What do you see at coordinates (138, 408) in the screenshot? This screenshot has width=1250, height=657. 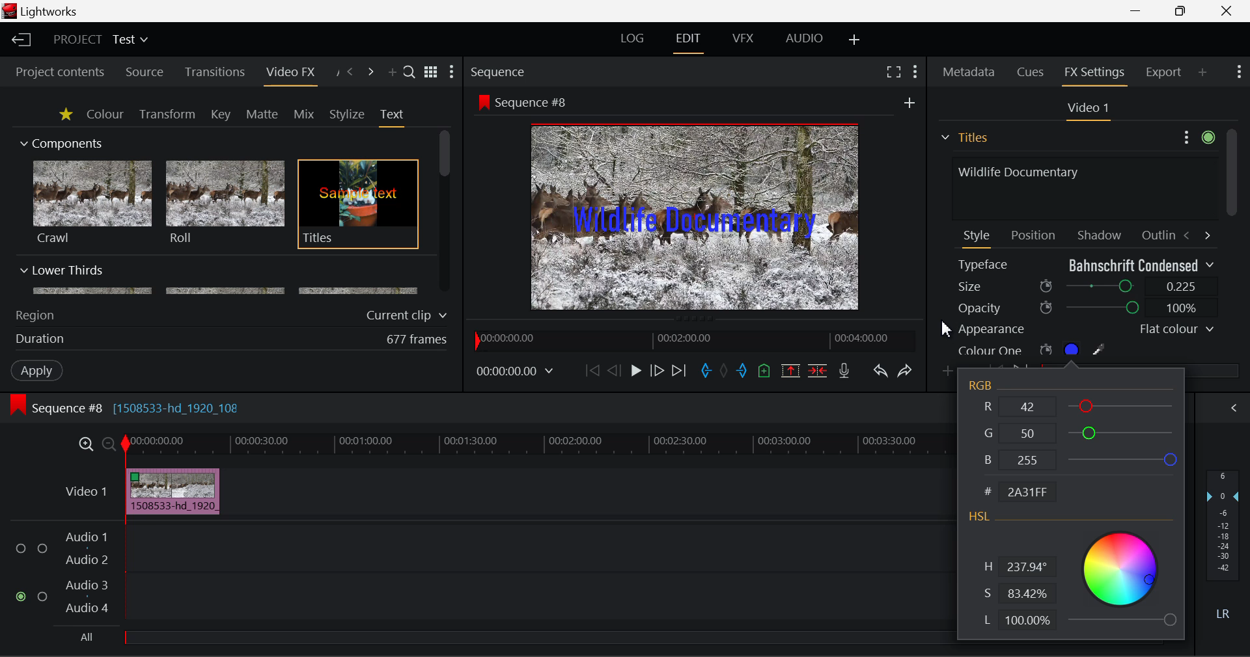 I see `Sequence #8 [1508533-hd_1920_108` at bounding box center [138, 408].